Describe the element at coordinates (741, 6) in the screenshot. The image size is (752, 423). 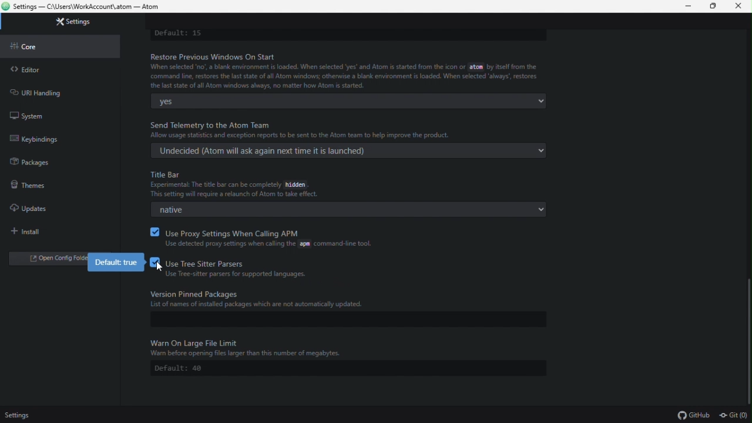
I see `close` at that location.